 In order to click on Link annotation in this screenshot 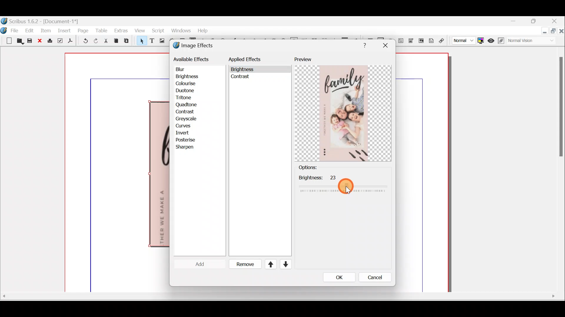, I will do `click(442, 41)`.